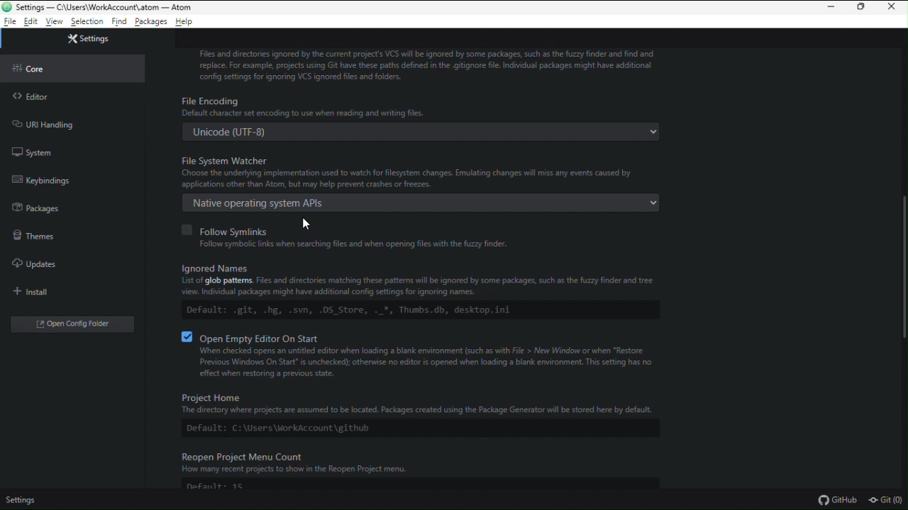 The width and height of the screenshot is (908, 510). Describe the element at coordinates (31, 22) in the screenshot. I see `Edit` at that location.